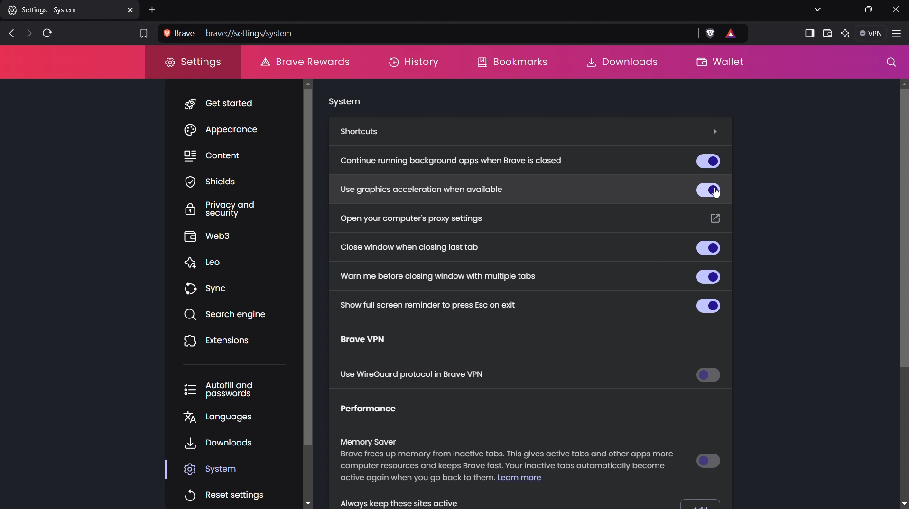 The image size is (909, 509). What do you see at coordinates (898, 9) in the screenshot?
I see `Close` at bounding box center [898, 9].